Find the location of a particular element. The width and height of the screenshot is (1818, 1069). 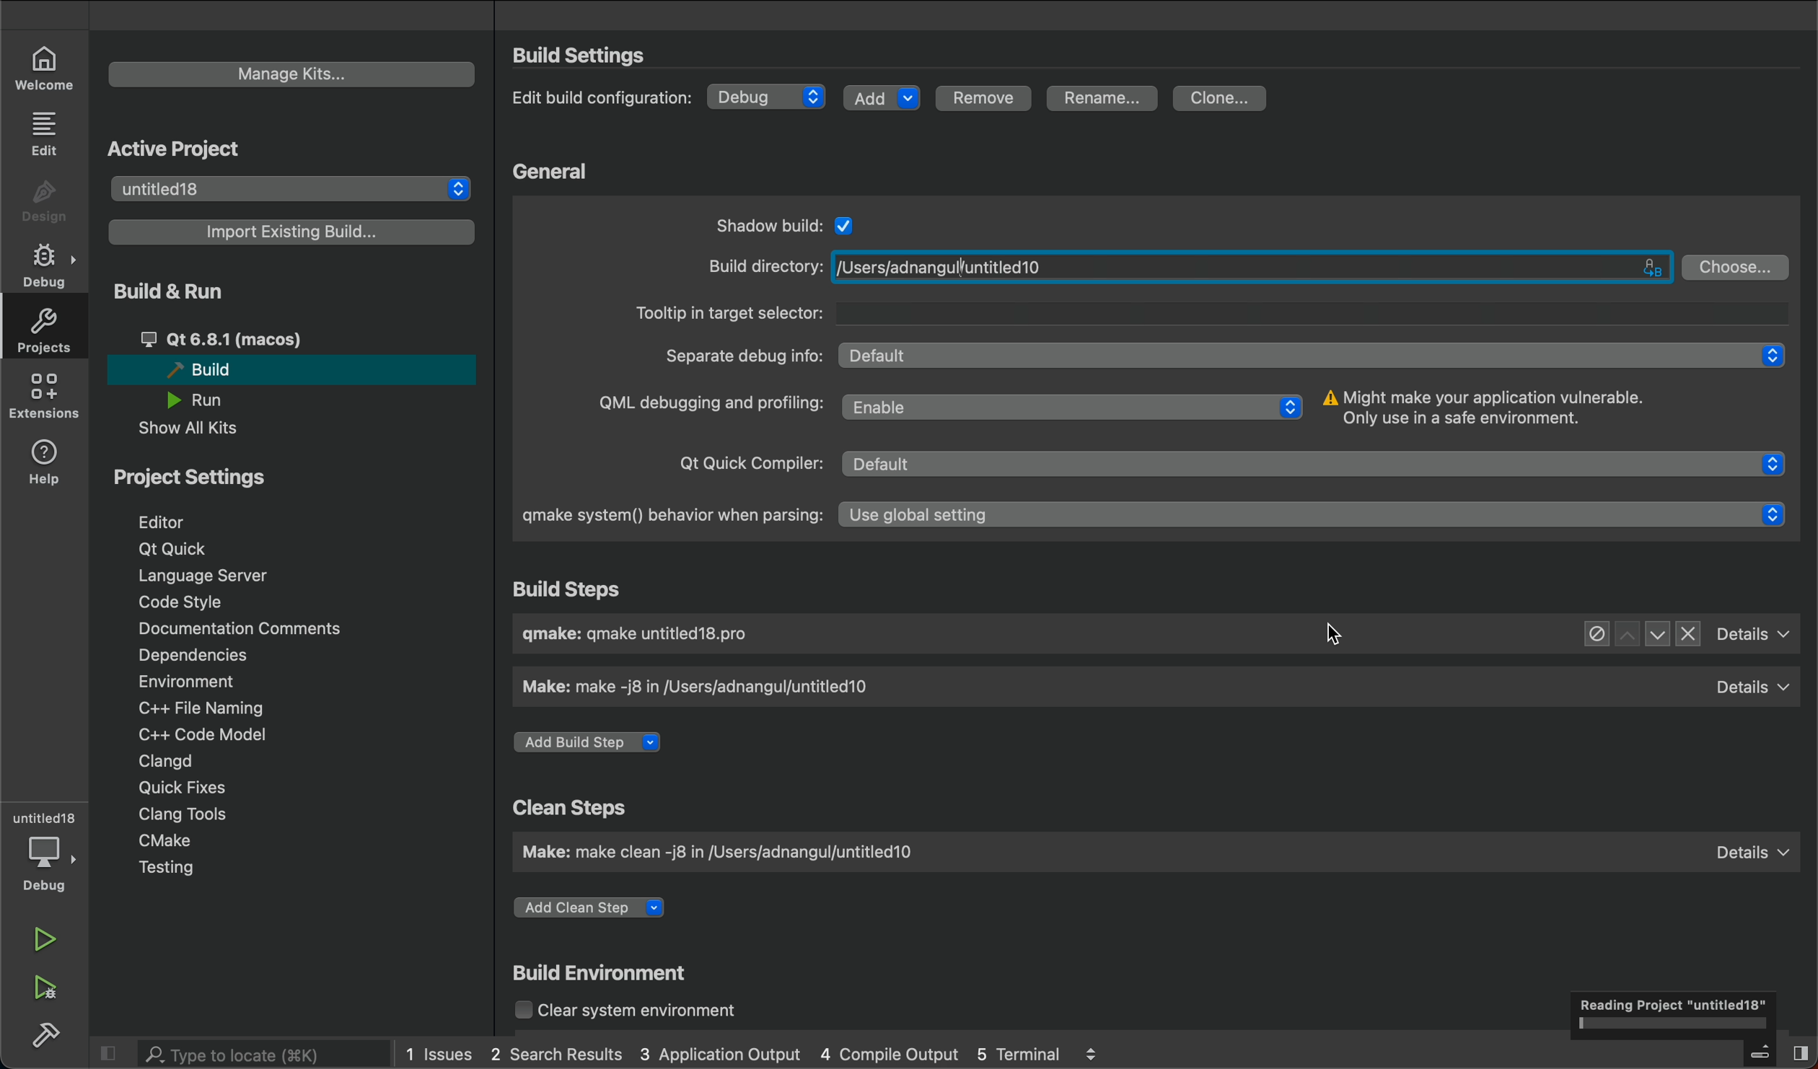

clangd is located at coordinates (168, 759).